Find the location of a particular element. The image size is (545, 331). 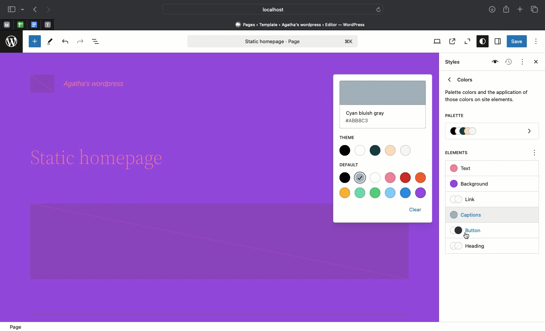

Next page is located at coordinates (48, 10).